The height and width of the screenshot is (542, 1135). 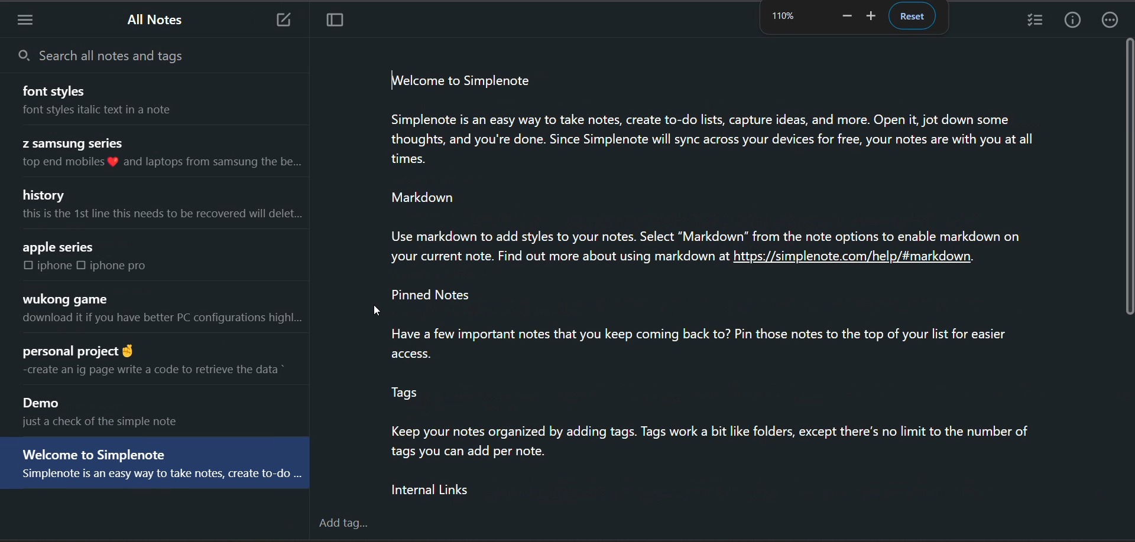 I want to click on add new note, so click(x=287, y=19).